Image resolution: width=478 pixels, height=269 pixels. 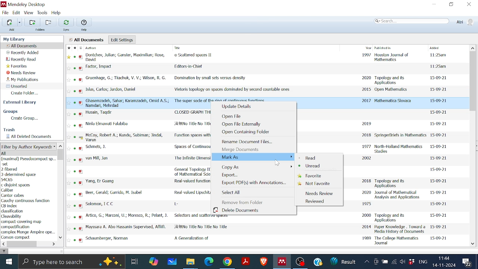 I want to click on , so click(x=403, y=262).